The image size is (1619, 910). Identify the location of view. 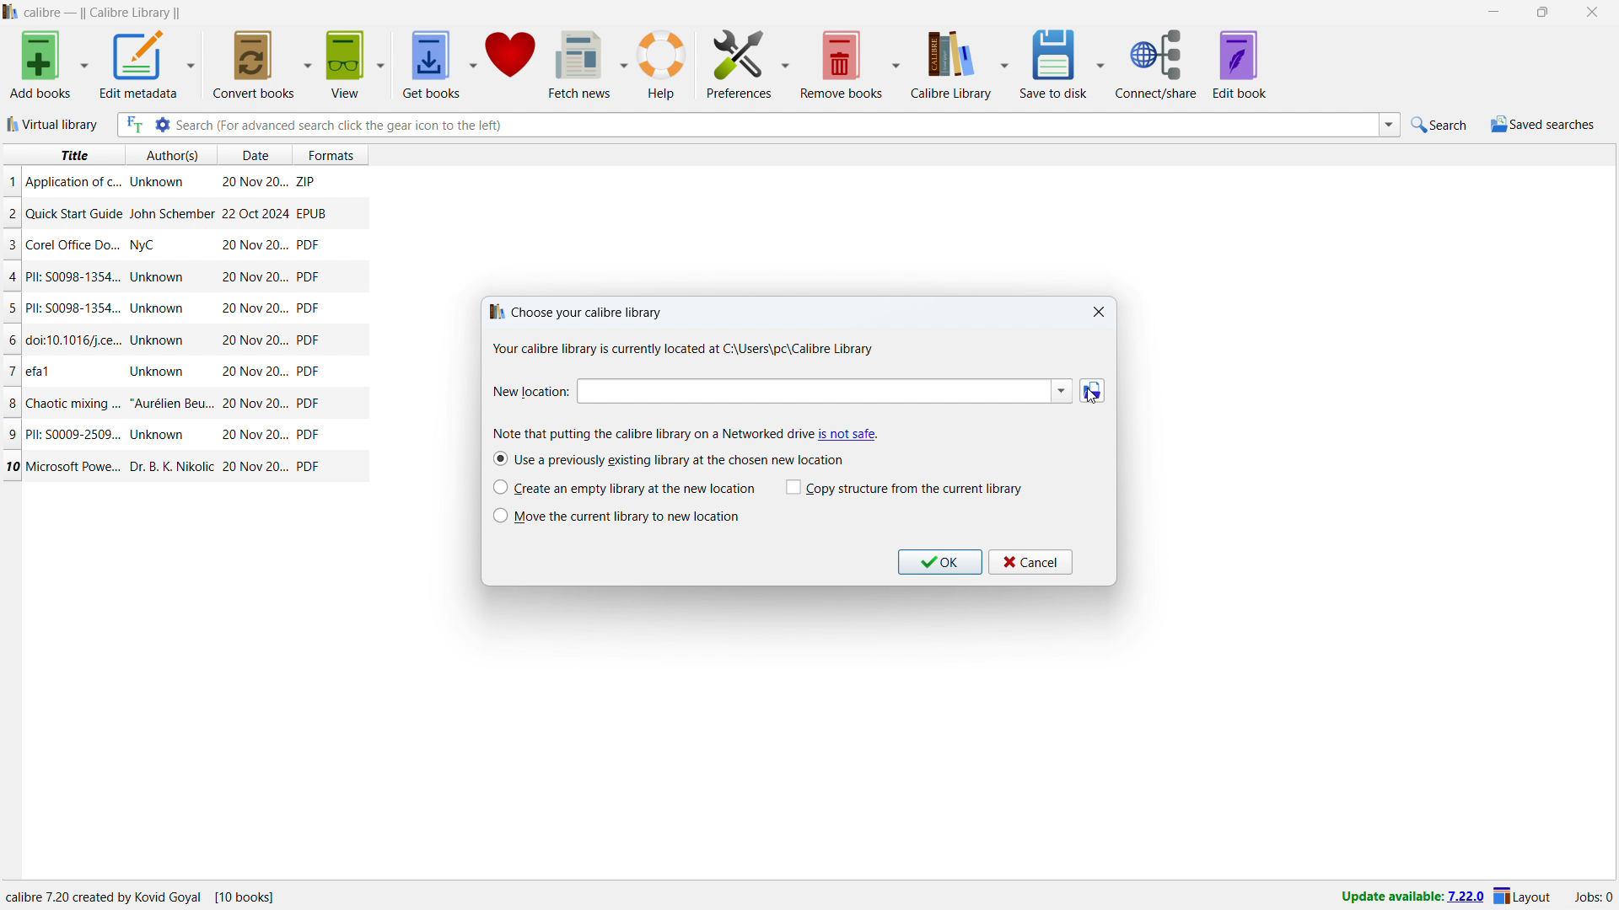
(345, 64).